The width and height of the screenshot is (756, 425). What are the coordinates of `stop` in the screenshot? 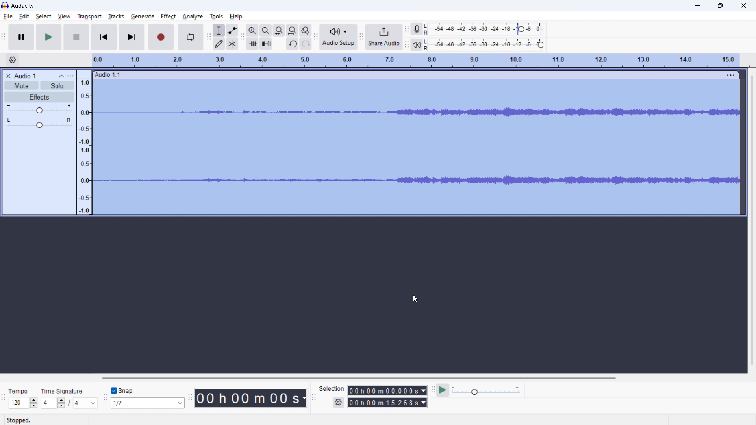 It's located at (76, 37).